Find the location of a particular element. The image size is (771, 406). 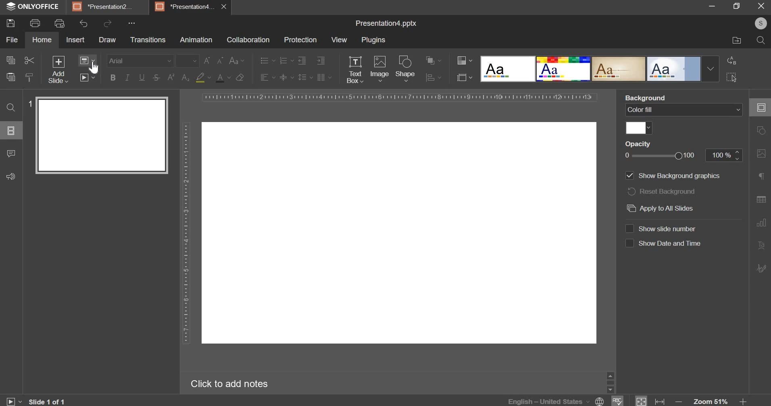

background fill is located at coordinates (684, 110).